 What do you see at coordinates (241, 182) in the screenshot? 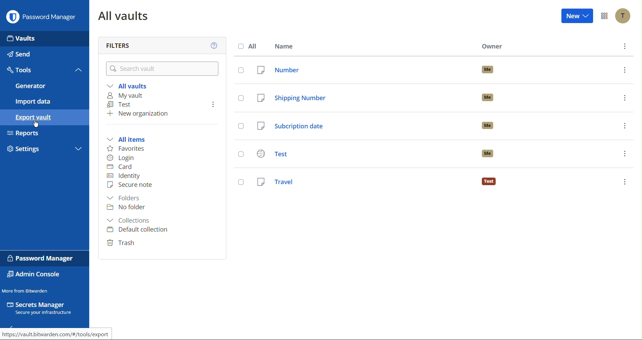
I see `select entry` at bounding box center [241, 182].